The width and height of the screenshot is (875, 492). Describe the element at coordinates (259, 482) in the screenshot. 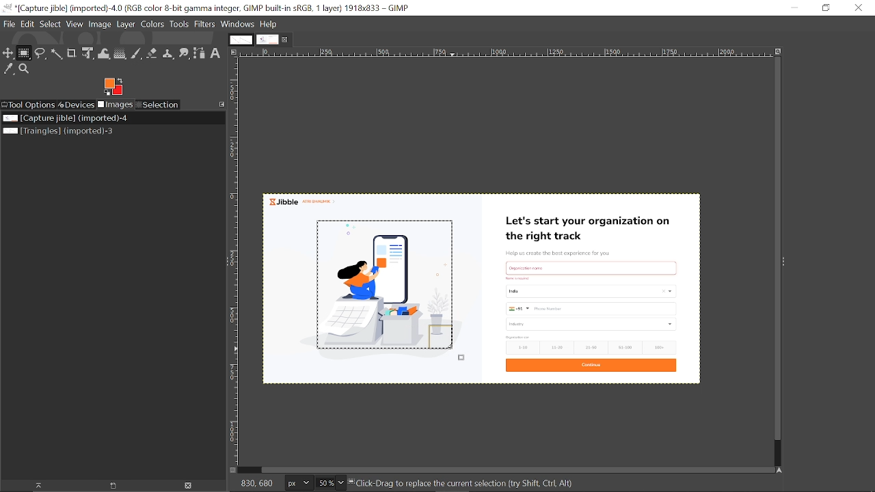

I see `830, 680` at that location.